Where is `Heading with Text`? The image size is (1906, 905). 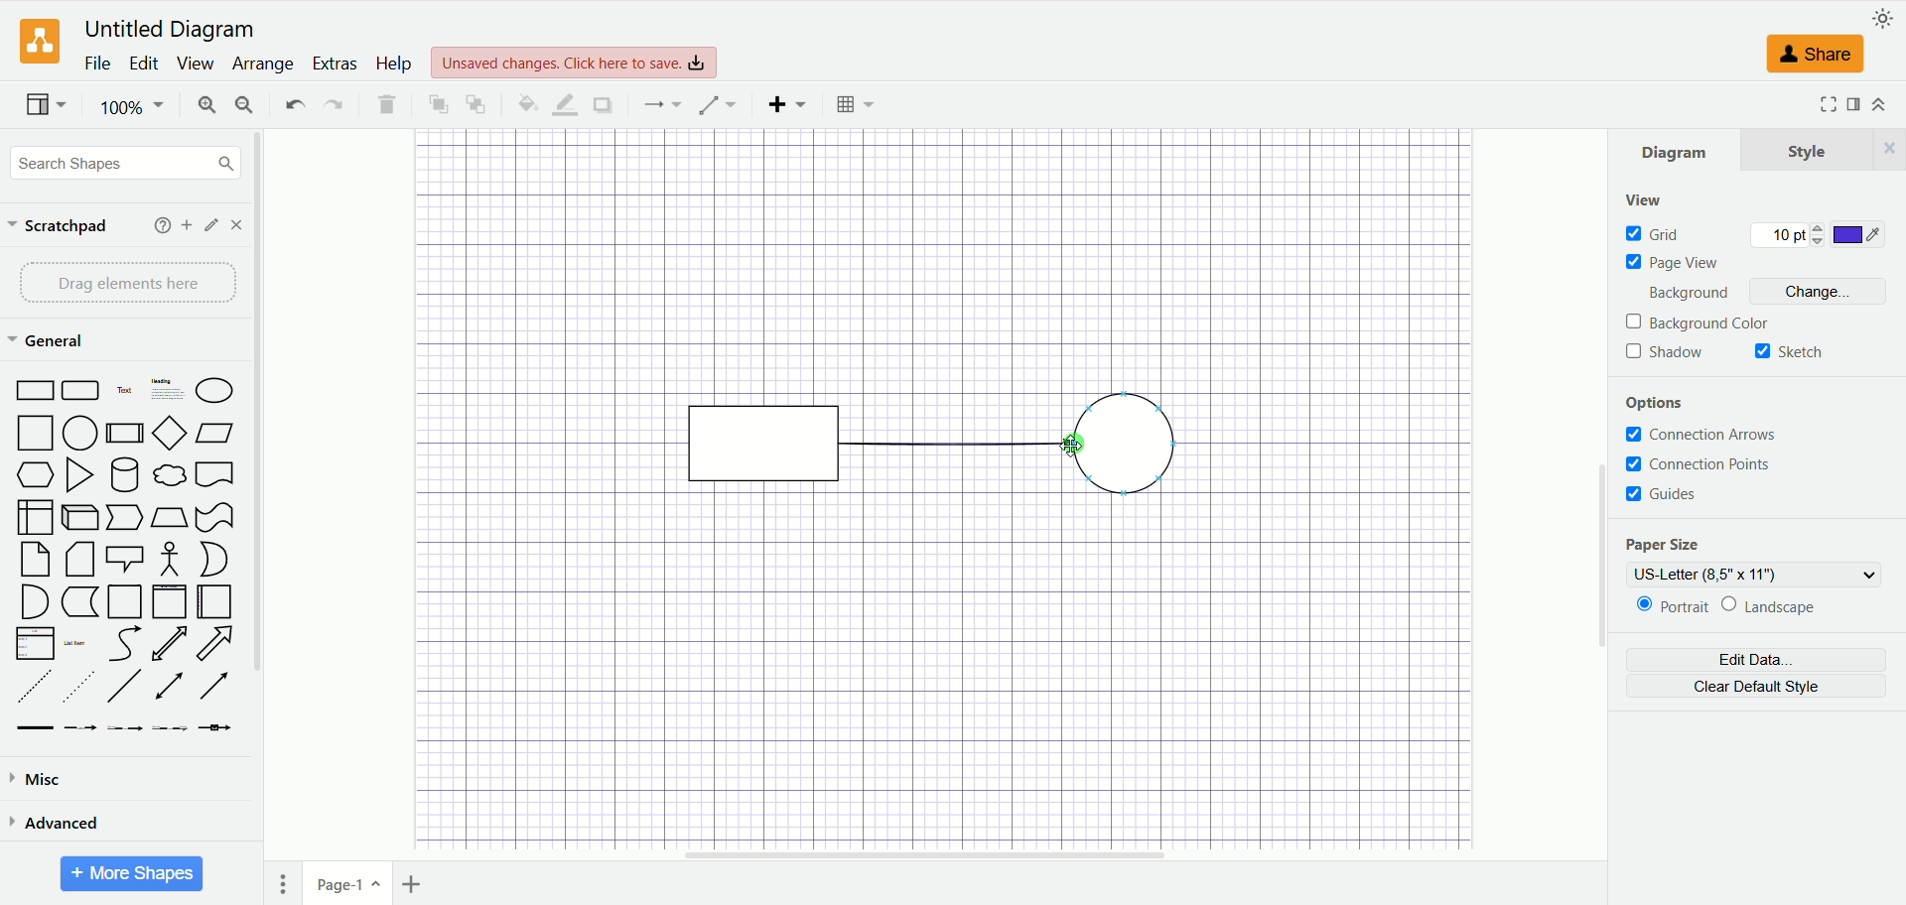 Heading with Text is located at coordinates (169, 392).